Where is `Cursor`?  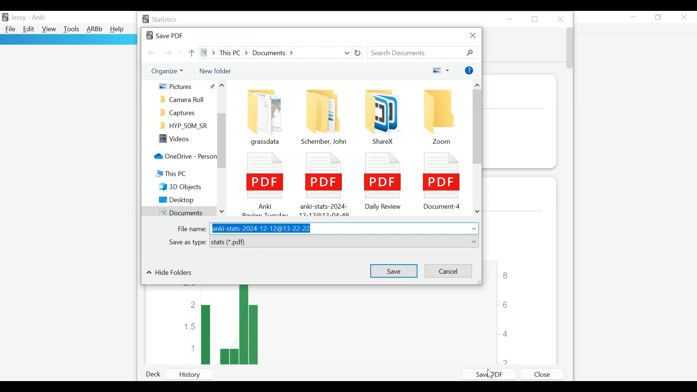 Cursor is located at coordinates (492, 375).